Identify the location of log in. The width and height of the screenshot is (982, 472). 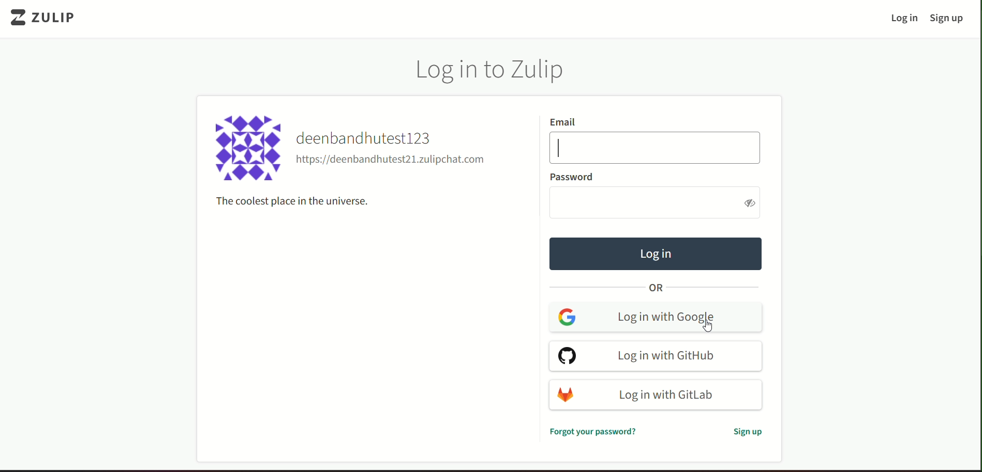
(904, 19).